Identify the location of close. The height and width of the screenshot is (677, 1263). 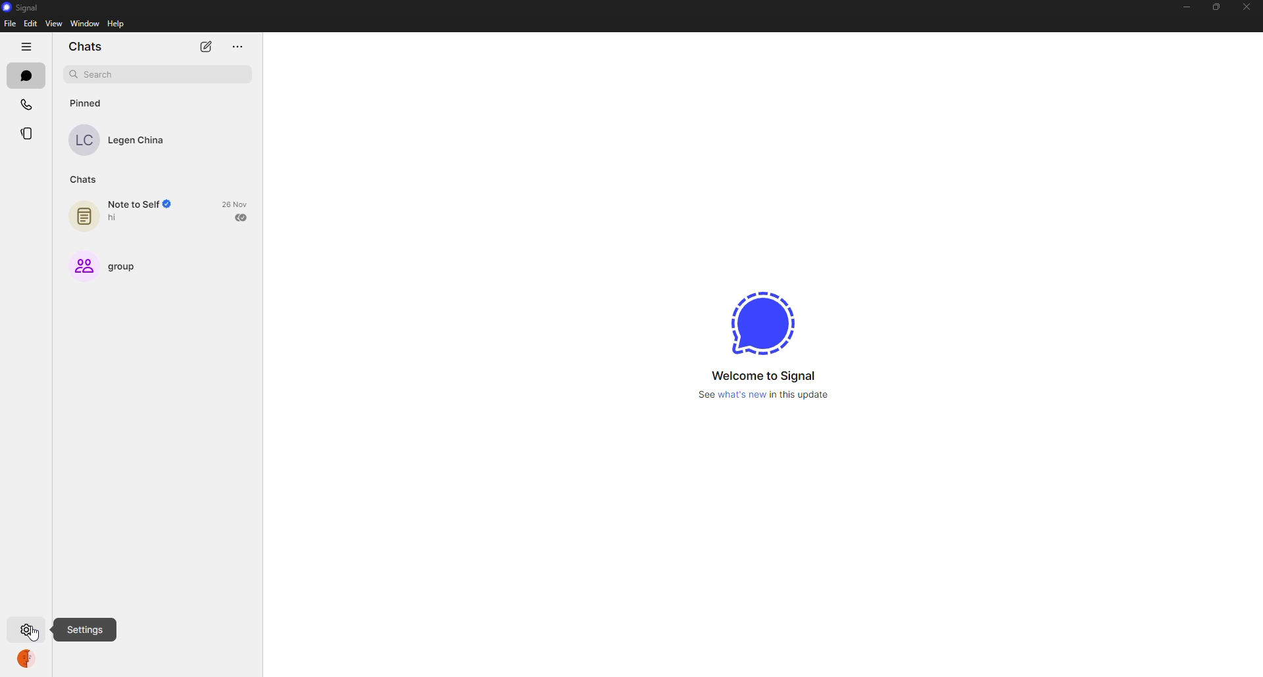
(1248, 8).